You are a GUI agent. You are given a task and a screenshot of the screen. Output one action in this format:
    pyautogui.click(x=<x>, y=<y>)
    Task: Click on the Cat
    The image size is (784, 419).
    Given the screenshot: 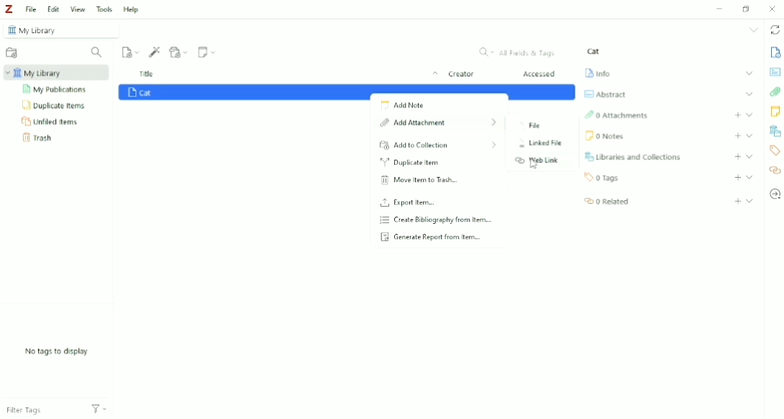 What is the action you would take?
    pyautogui.click(x=140, y=93)
    